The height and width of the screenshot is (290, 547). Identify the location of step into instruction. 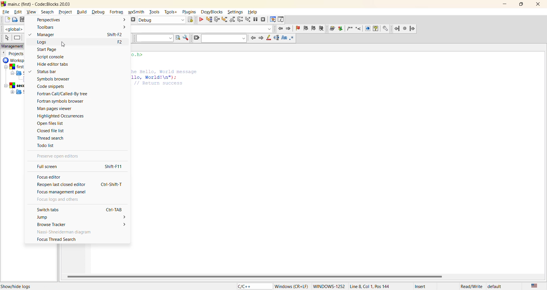
(248, 19).